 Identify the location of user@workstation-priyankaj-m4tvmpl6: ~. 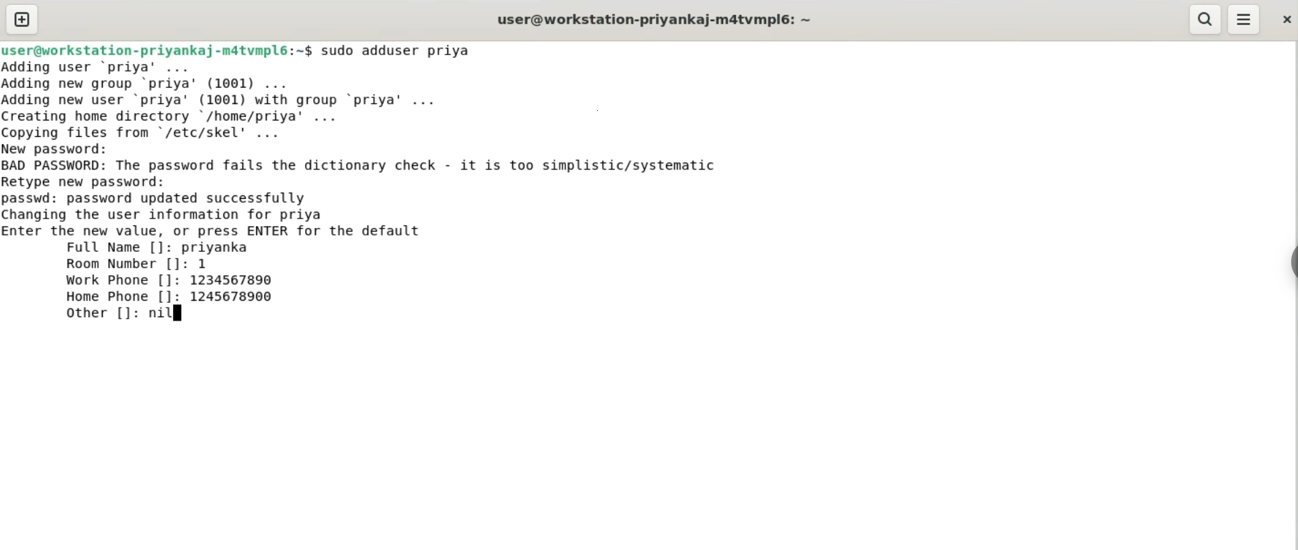
(654, 21).